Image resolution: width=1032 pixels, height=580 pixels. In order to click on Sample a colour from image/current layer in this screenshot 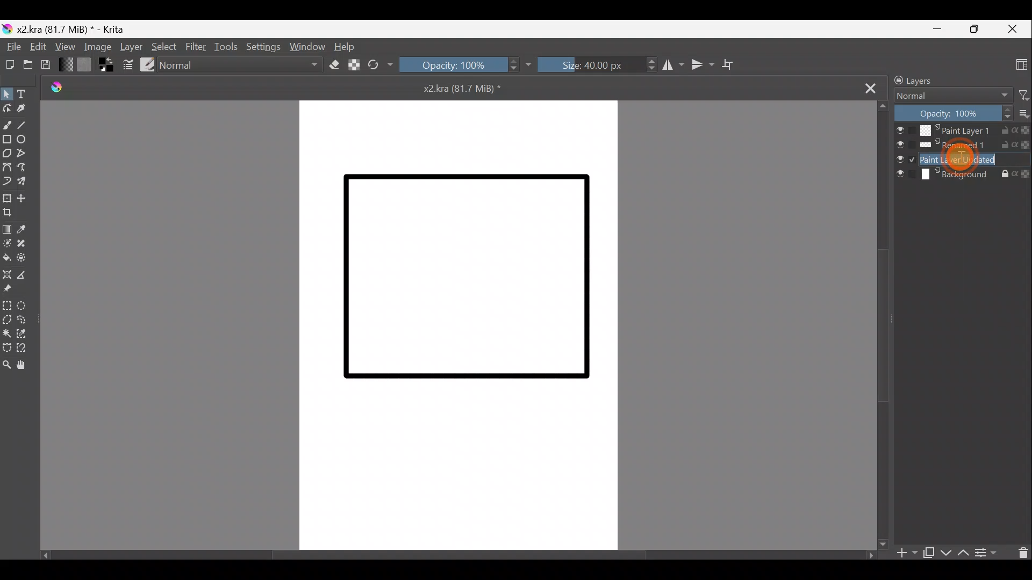, I will do `click(26, 229)`.